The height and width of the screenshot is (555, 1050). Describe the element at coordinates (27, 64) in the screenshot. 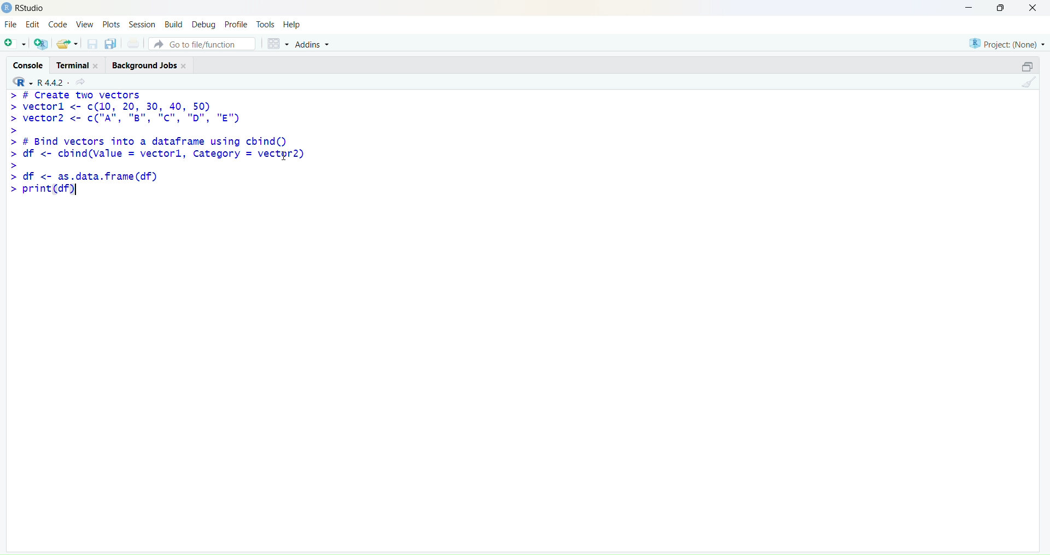

I see `Console` at that location.